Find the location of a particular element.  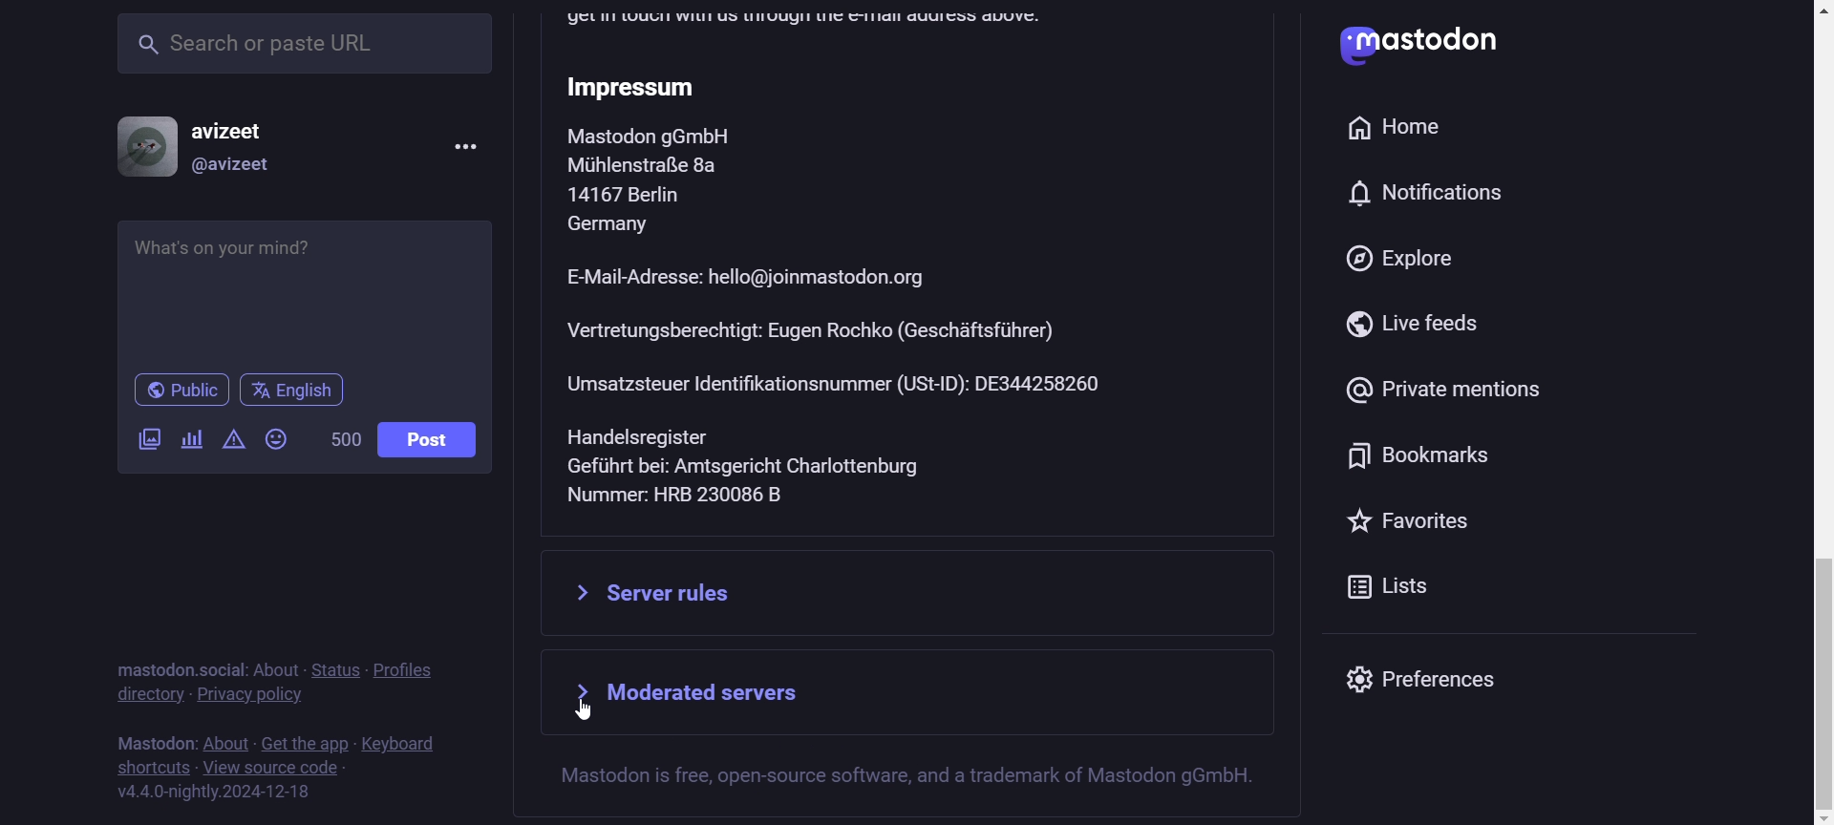

get the app is located at coordinates (305, 741).